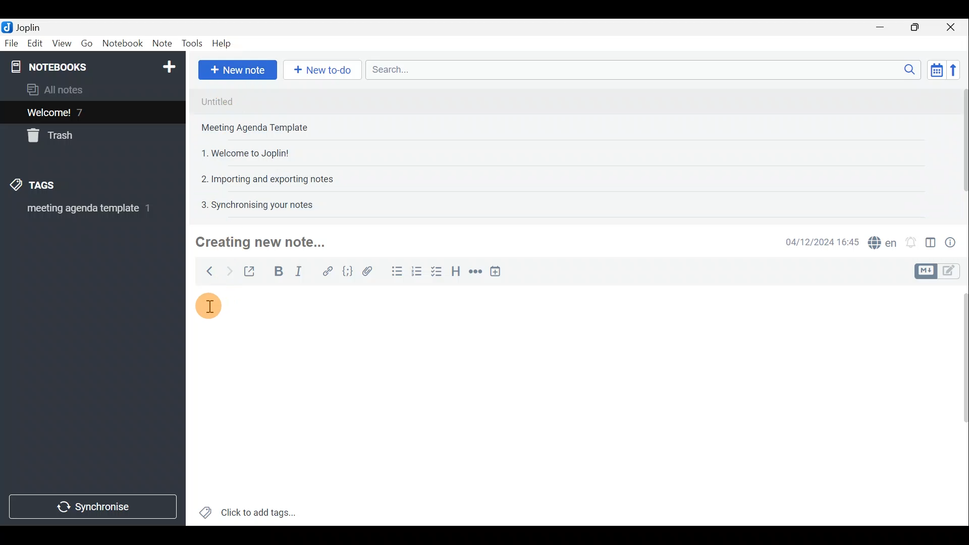  I want to click on All notes, so click(59, 89).